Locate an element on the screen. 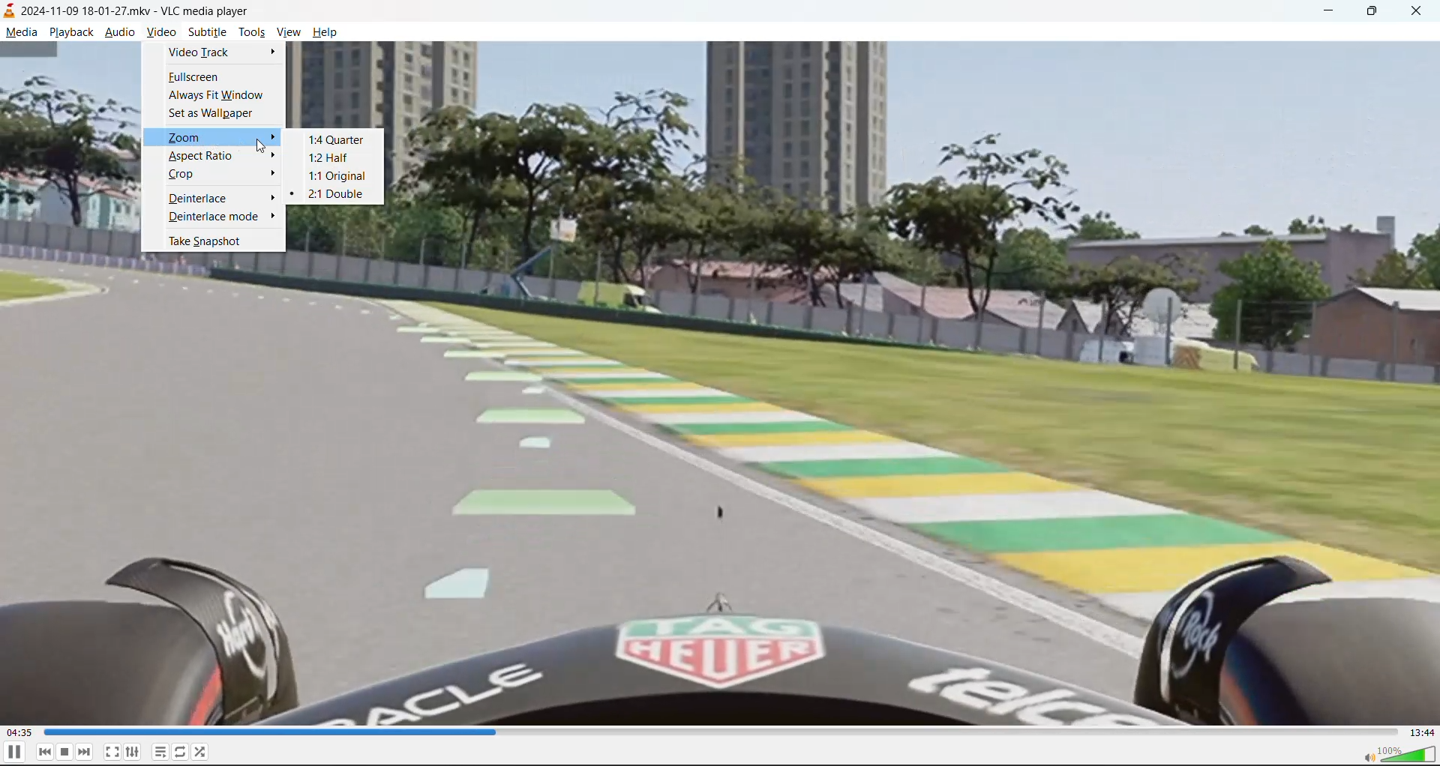 This screenshot has height=766, width=1440. toggle loop is located at coordinates (180, 750).